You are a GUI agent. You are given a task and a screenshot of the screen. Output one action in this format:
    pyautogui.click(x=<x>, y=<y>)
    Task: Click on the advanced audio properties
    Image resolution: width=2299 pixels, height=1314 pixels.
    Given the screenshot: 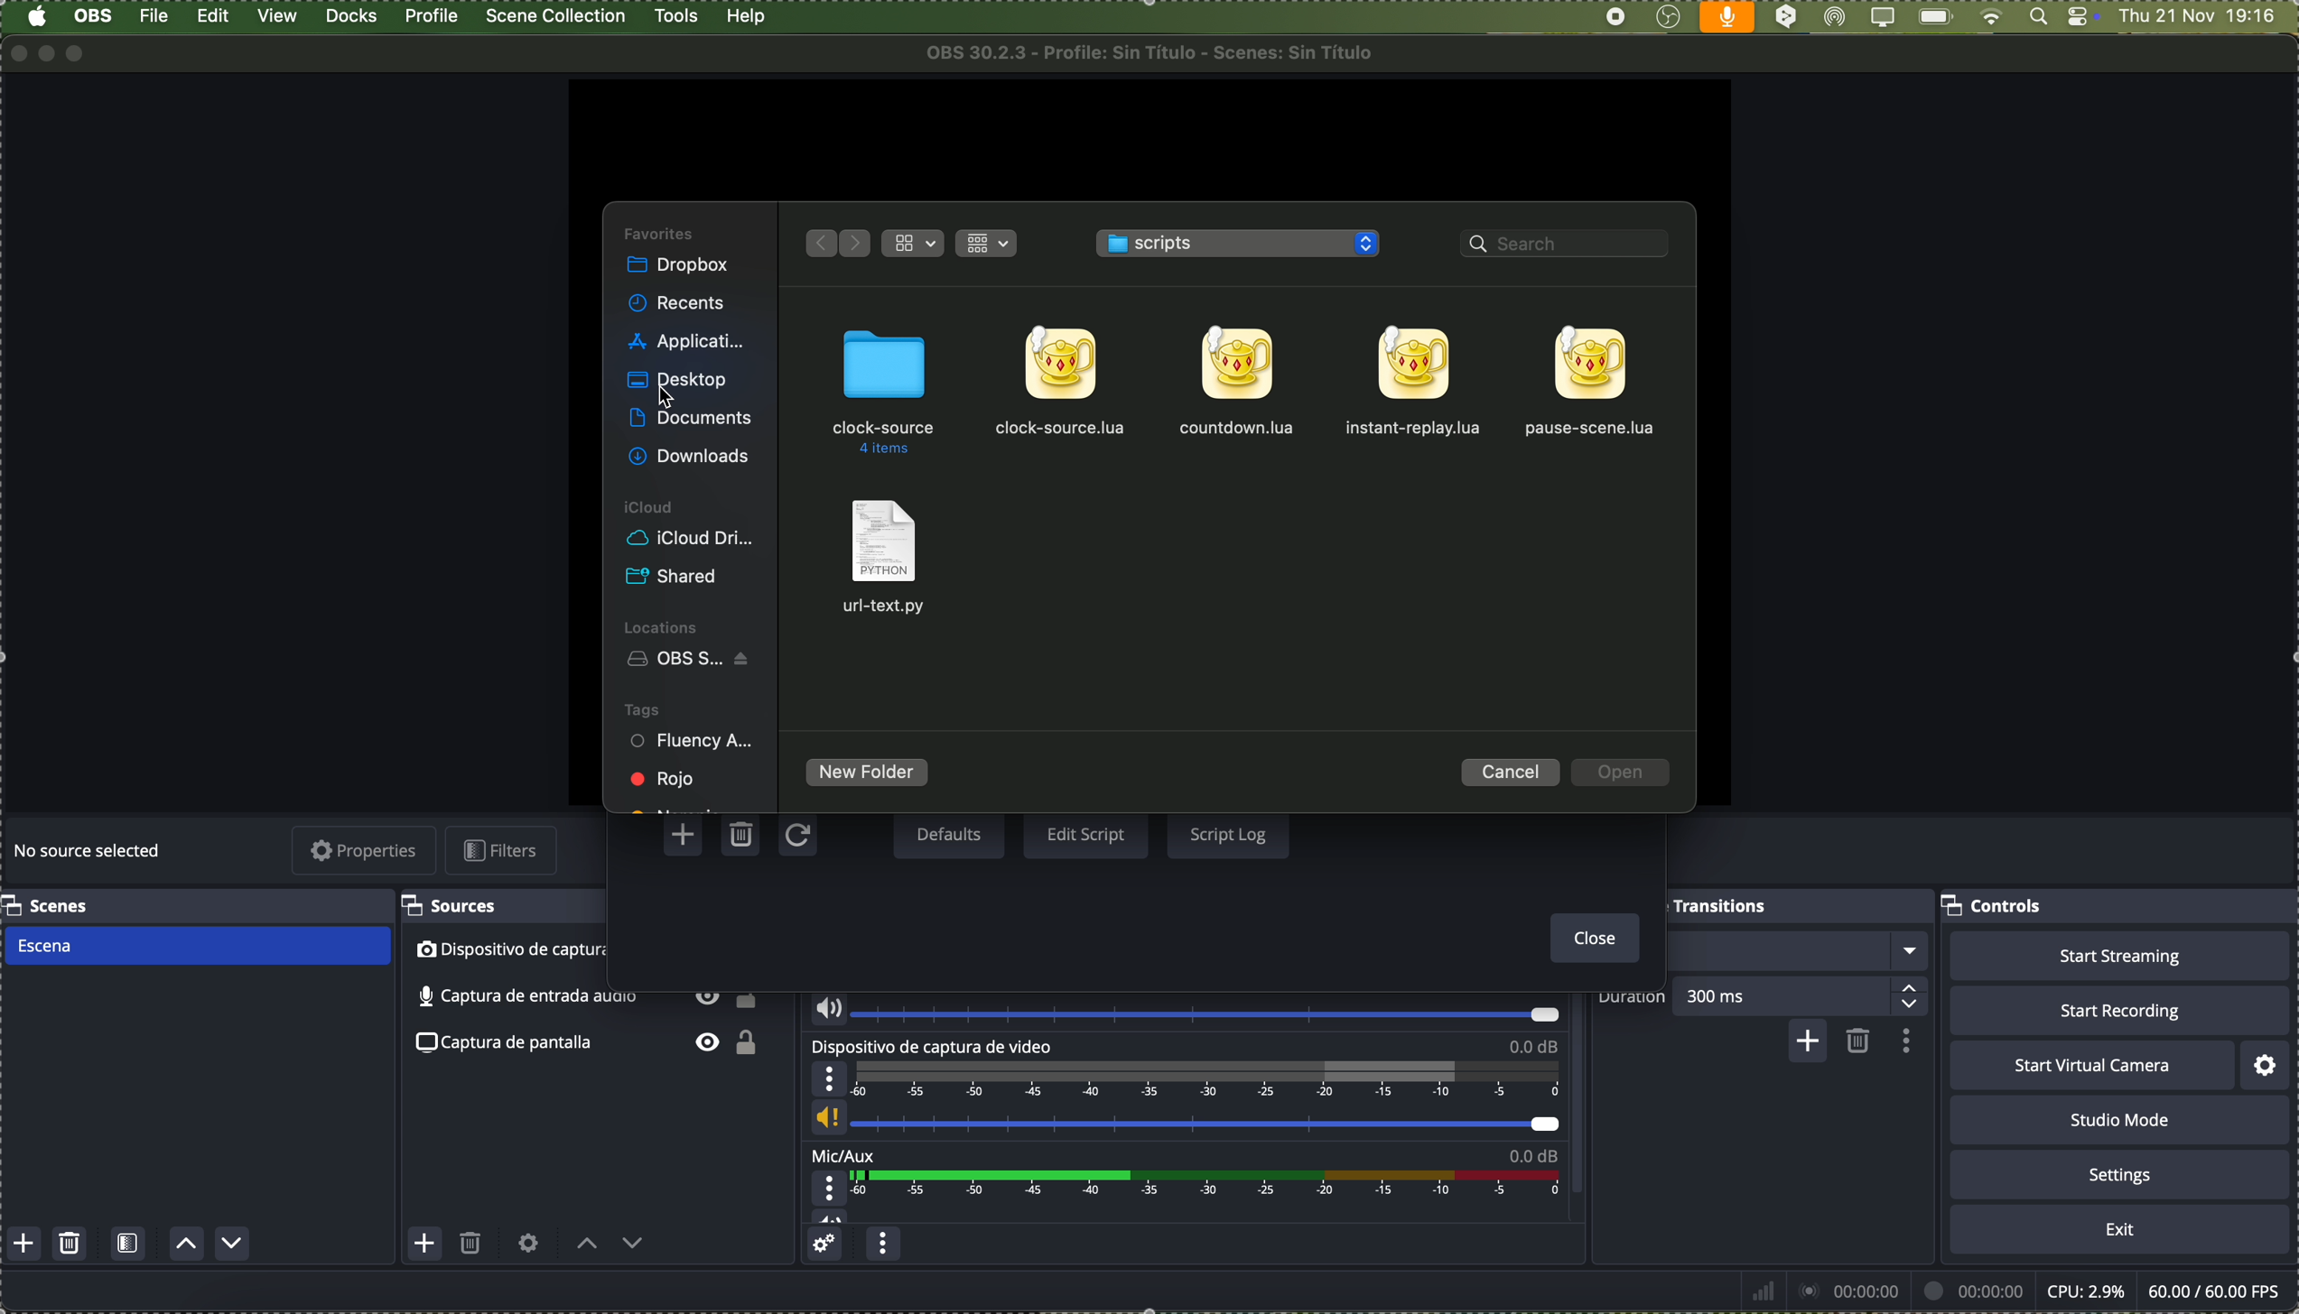 What is the action you would take?
    pyautogui.click(x=827, y=1246)
    